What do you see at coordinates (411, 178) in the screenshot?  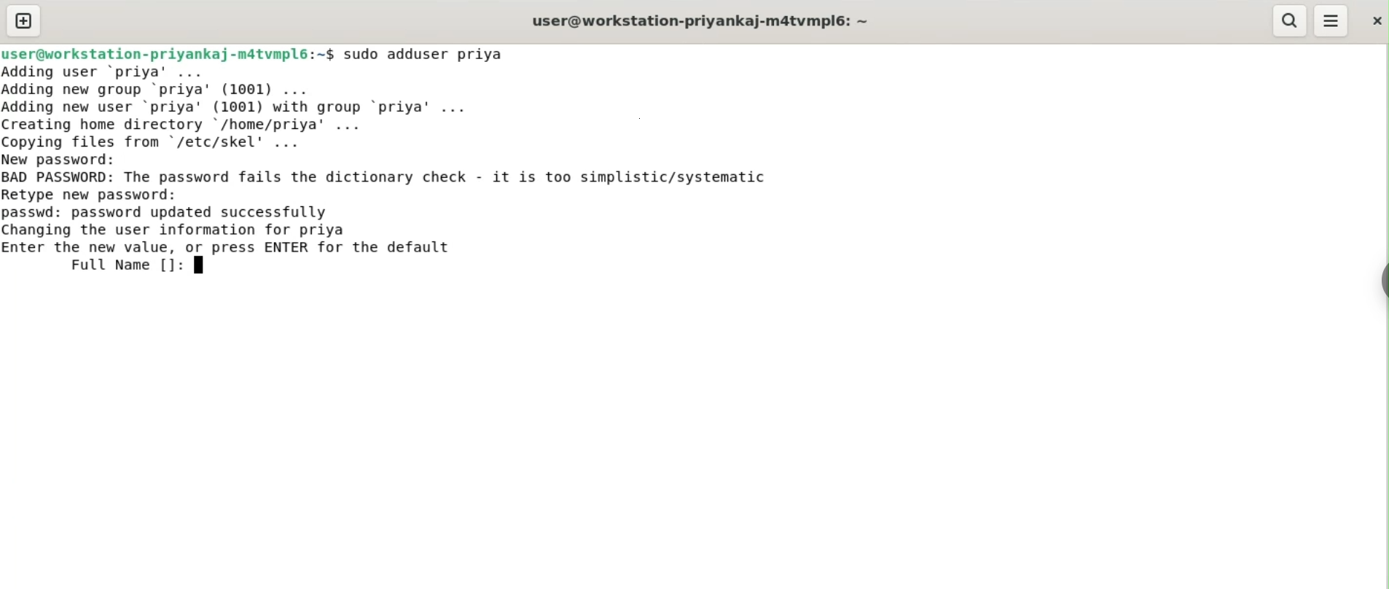 I see `BAD PASSWORD: The password fails the dictionary check. it is too simplistic/systematic` at bounding box center [411, 178].